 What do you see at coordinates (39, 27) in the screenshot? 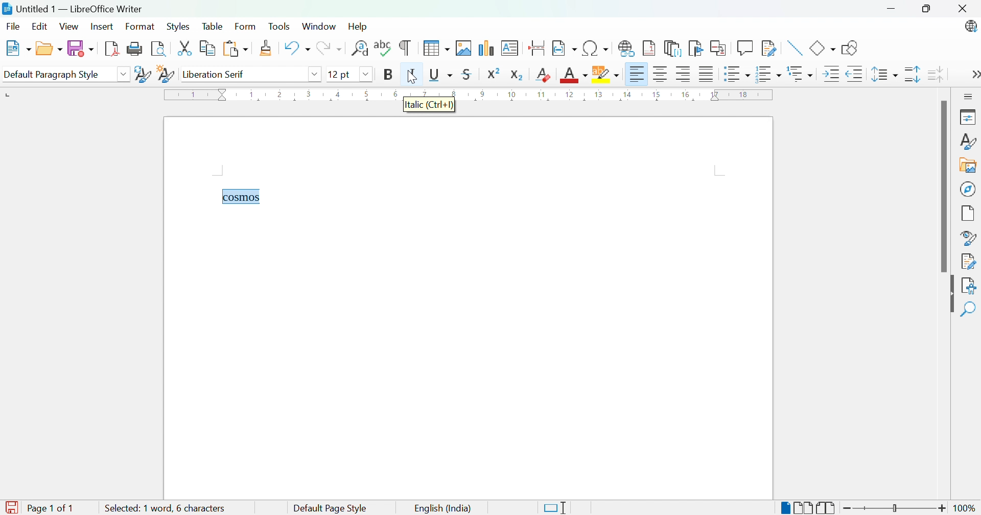
I see `Edit` at bounding box center [39, 27].